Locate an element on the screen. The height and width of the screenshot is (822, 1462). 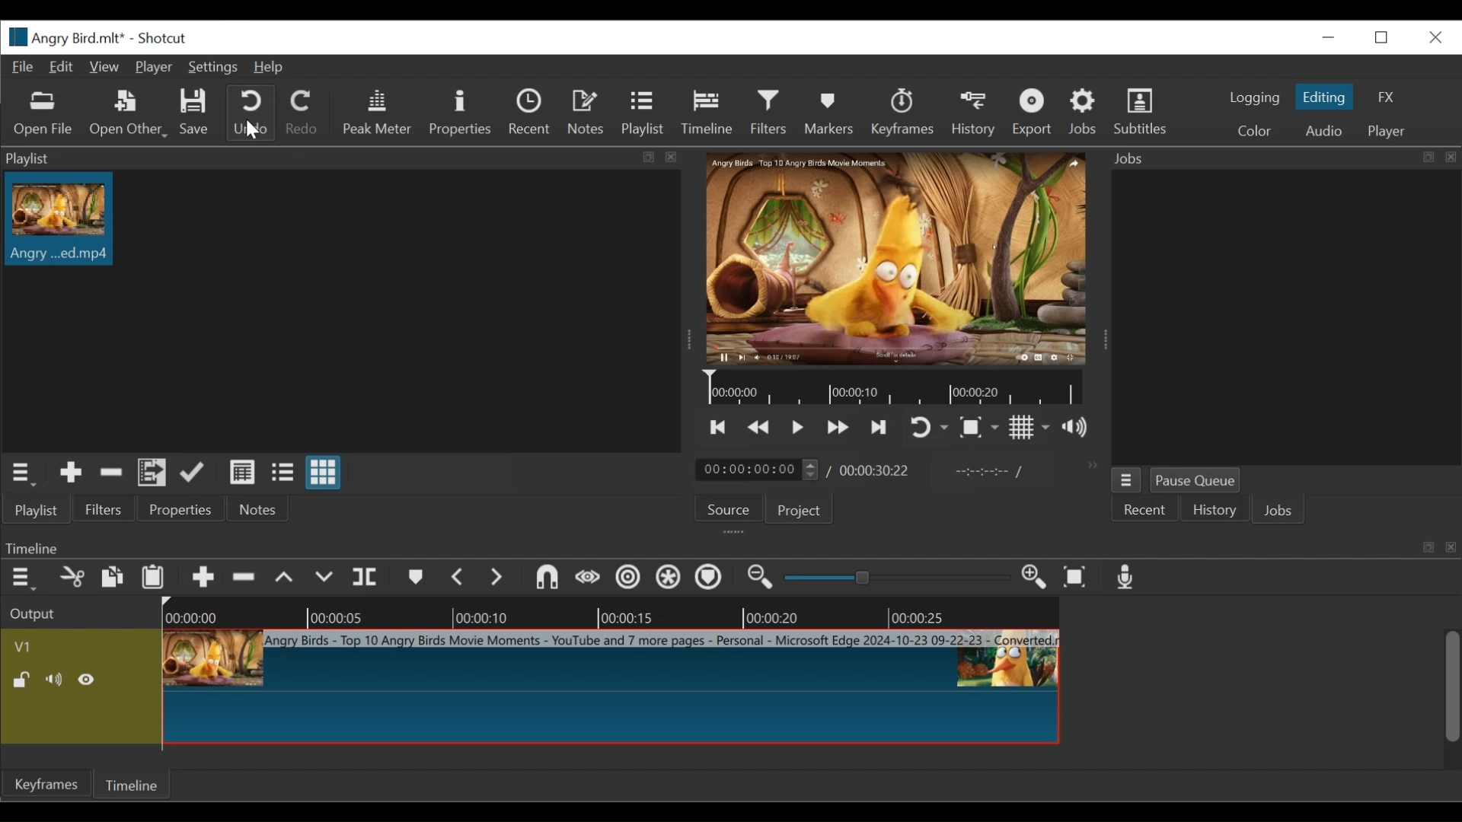
logging is located at coordinates (1253, 100).